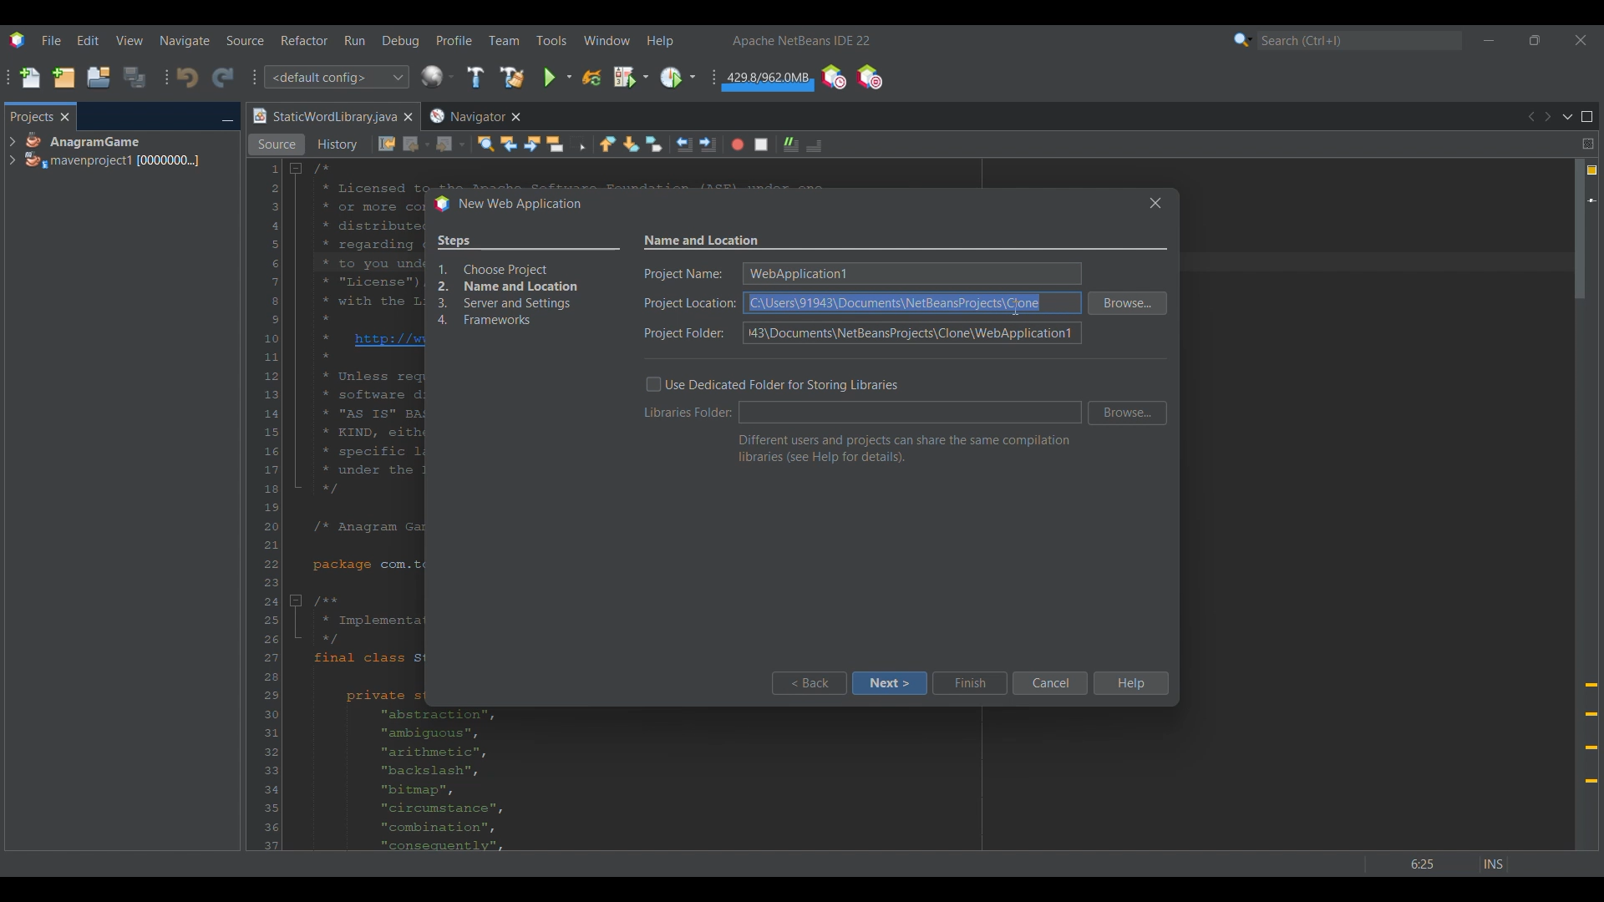  I want to click on Refactor menu, so click(304, 40).